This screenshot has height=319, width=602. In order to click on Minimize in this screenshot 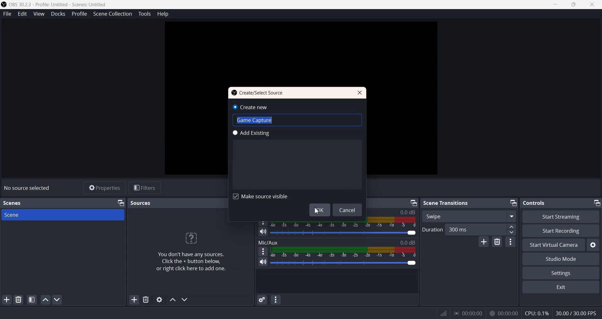, I will do `click(597, 203)`.